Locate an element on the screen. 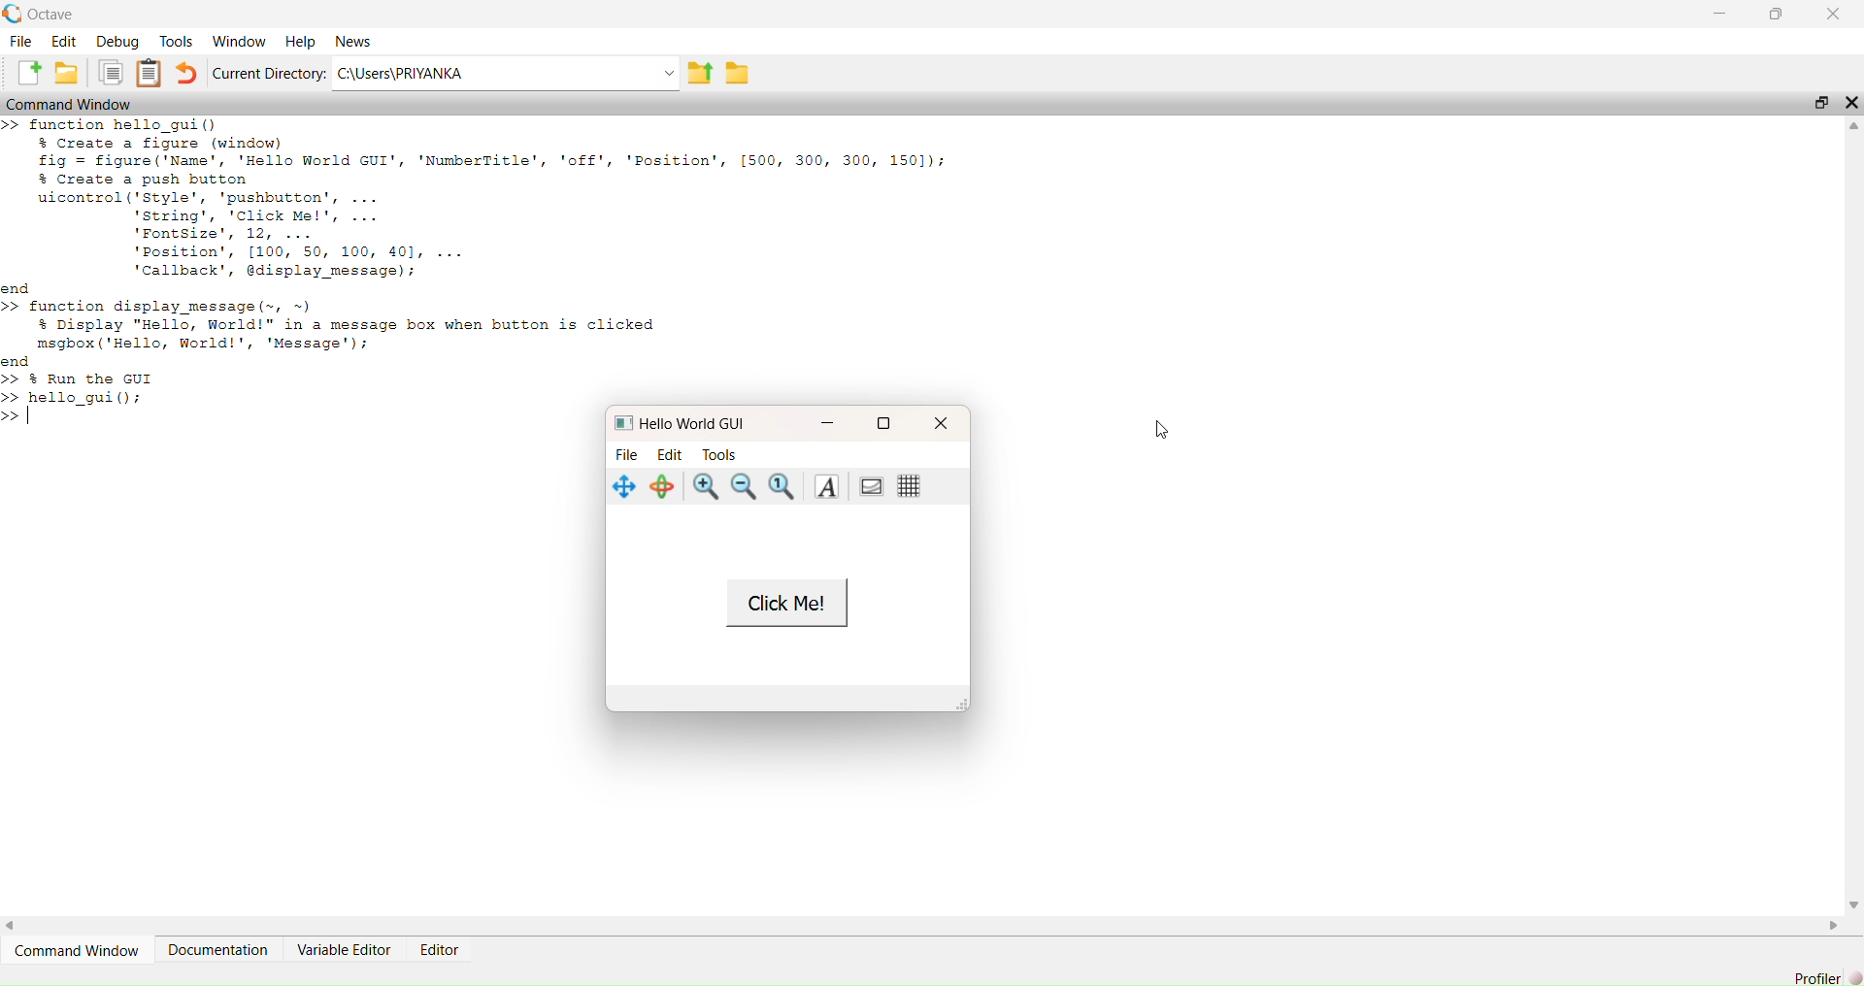 The width and height of the screenshot is (1864, 986). Editor is located at coordinates (437, 948).